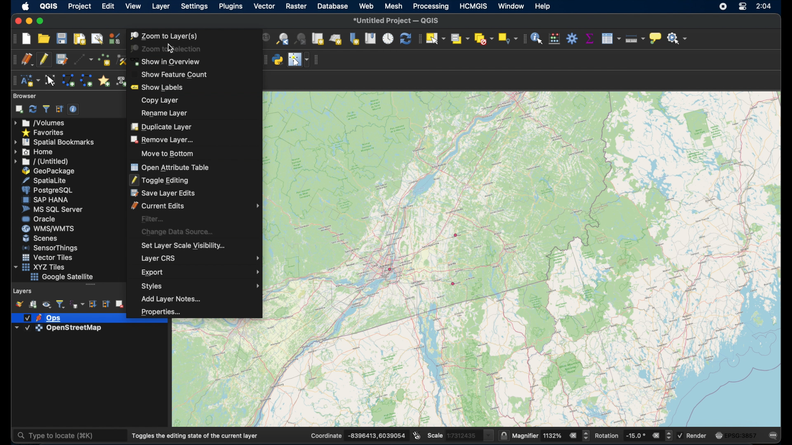 This screenshot has width=792, height=445. What do you see at coordinates (14, 80) in the screenshot?
I see `annotations toolbar` at bounding box center [14, 80].